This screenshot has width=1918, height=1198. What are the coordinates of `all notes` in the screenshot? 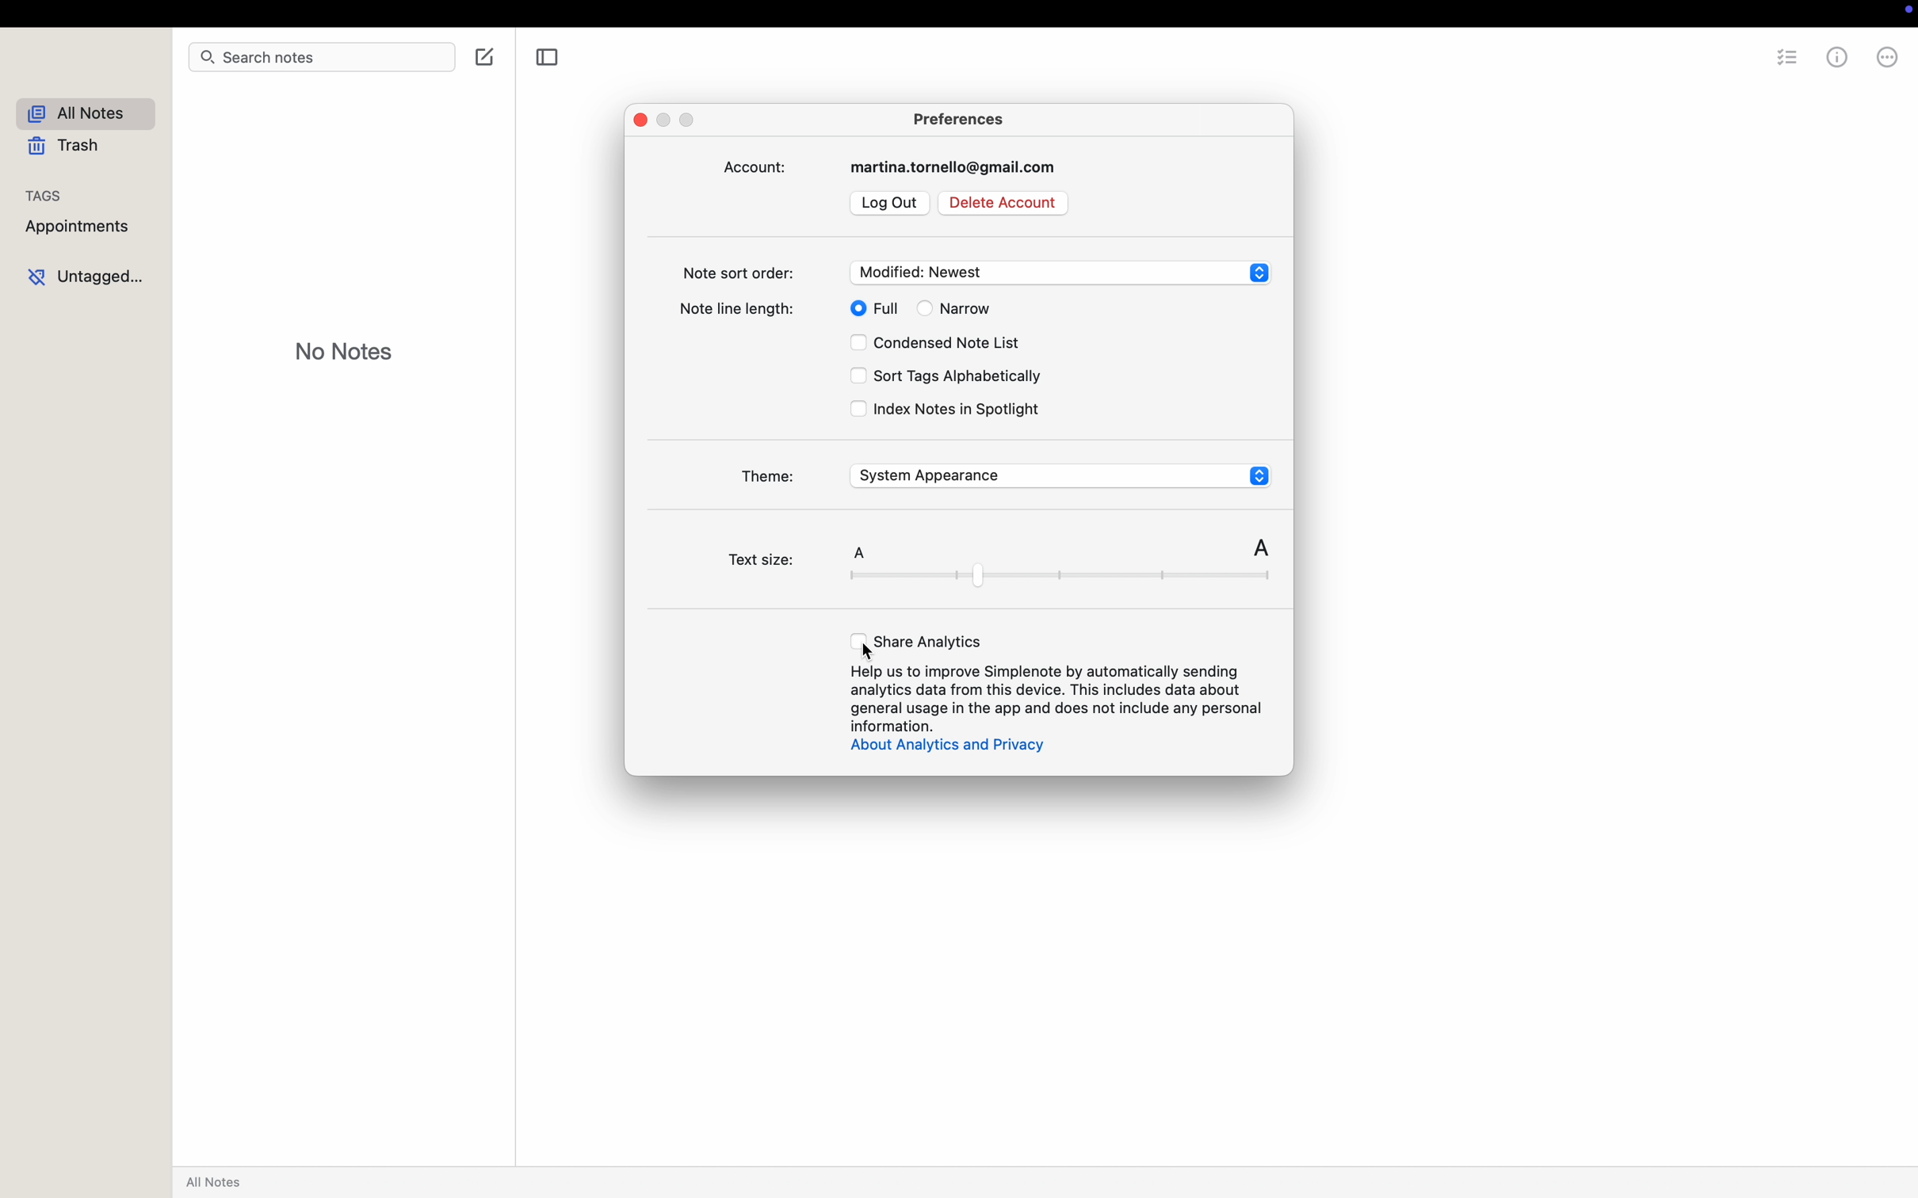 It's located at (217, 1184).